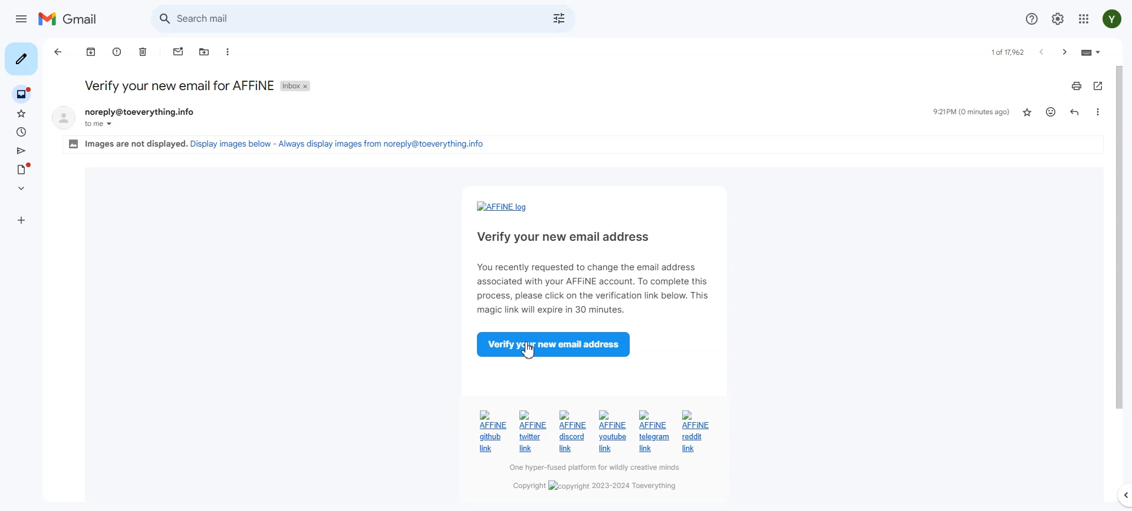  What do you see at coordinates (1122, 494) in the screenshot?
I see `hide side panel` at bounding box center [1122, 494].